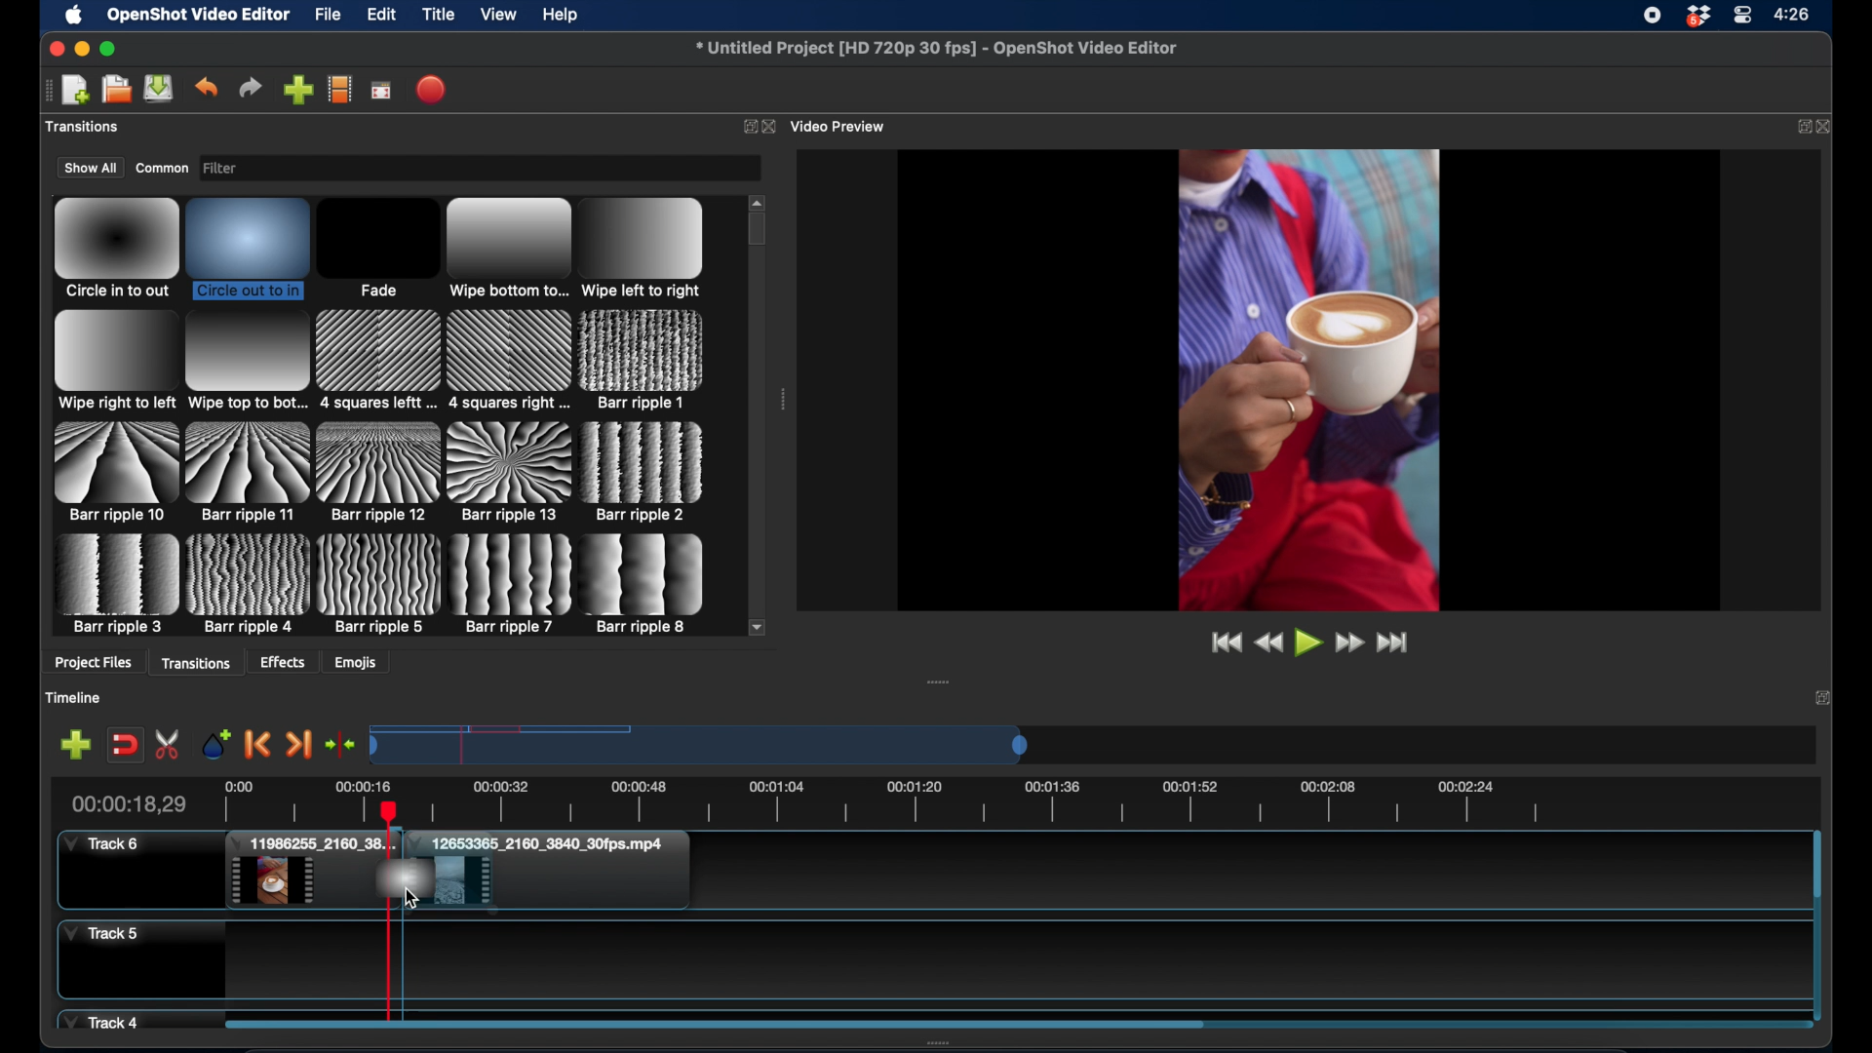 This screenshot has width=1872, height=1053. What do you see at coordinates (90, 168) in the screenshot?
I see `show all` at bounding box center [90, 168].